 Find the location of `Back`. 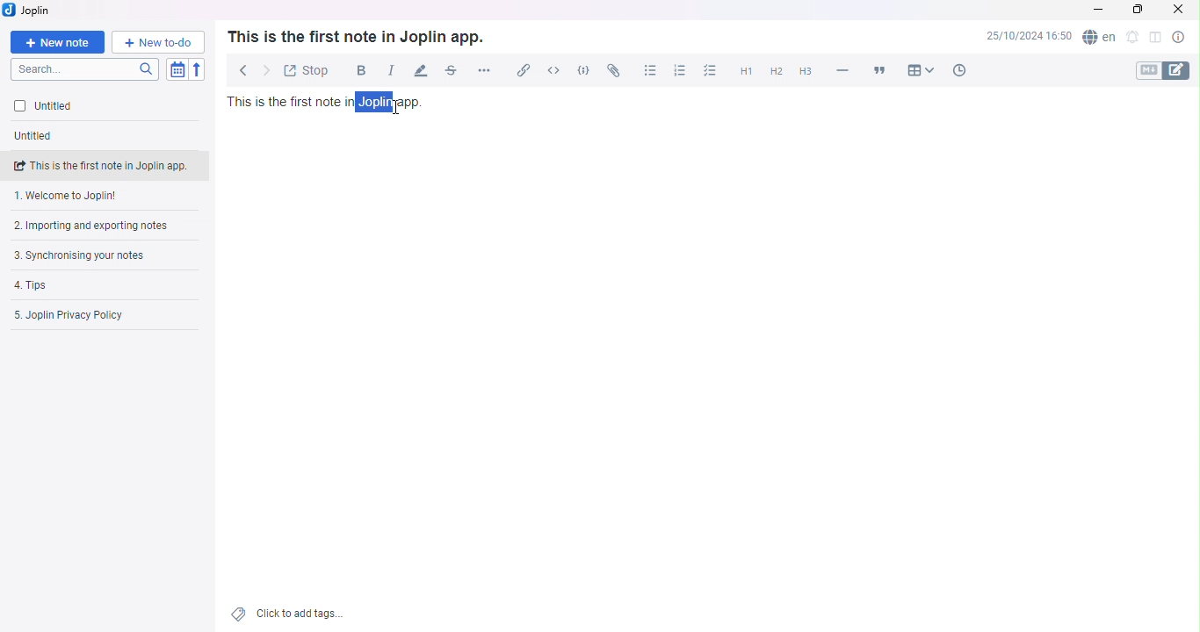

Back is located at coordinates (239, 67).